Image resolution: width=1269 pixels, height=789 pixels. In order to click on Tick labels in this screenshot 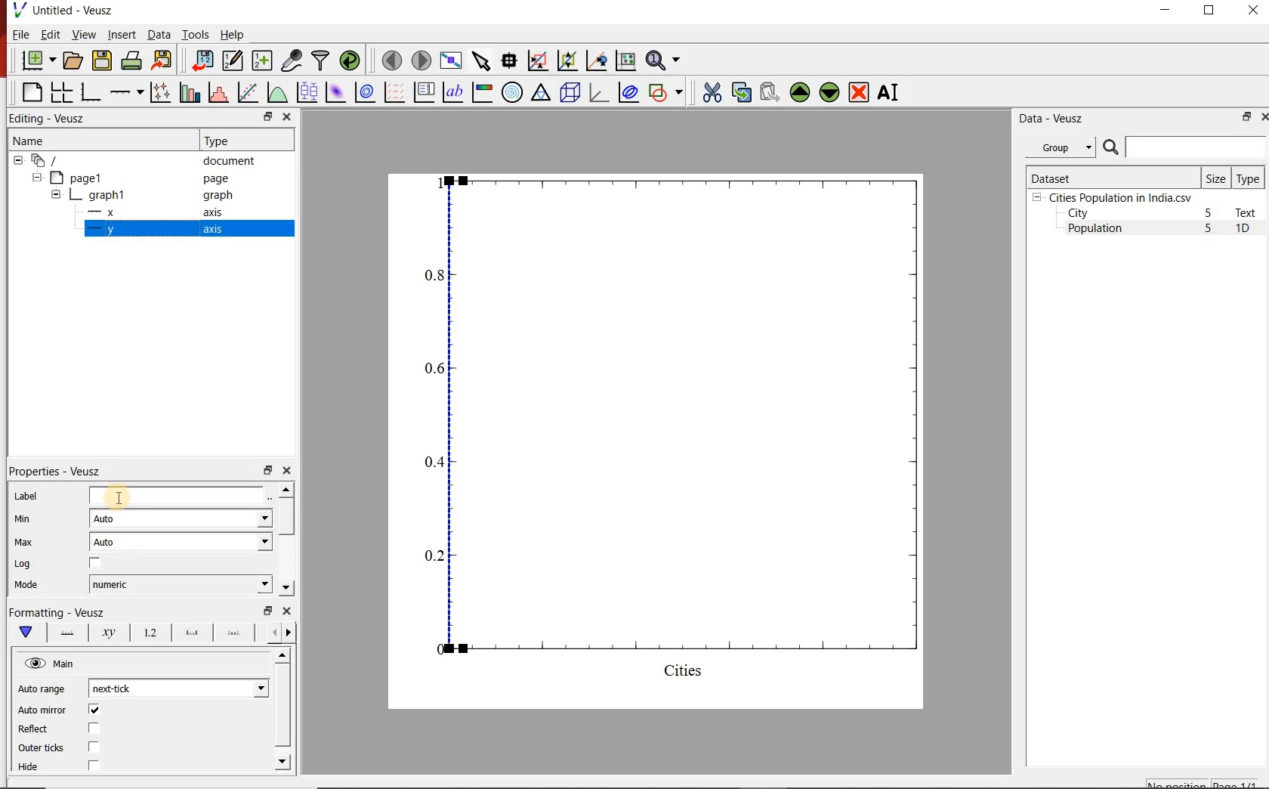, I will do `click(147, 635)`.